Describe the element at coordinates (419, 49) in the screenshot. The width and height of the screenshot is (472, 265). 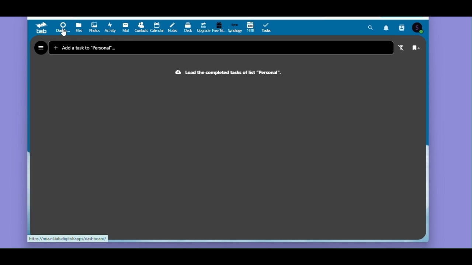
I see `Change sort order` at that location.